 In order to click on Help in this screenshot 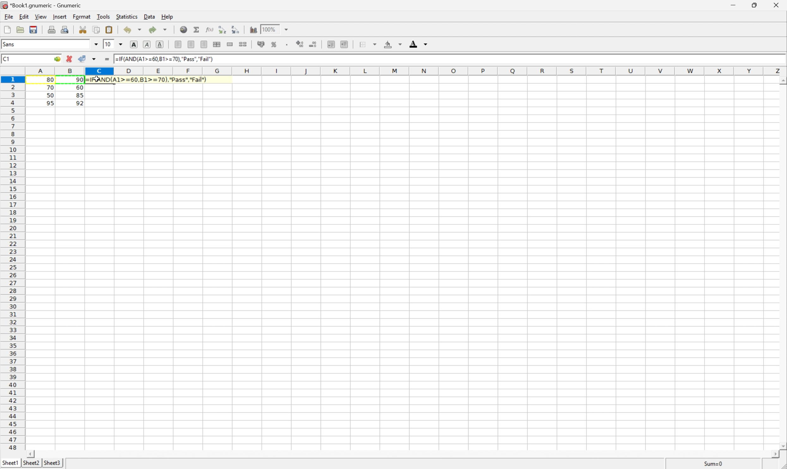, I will do `click(168, 17)`.